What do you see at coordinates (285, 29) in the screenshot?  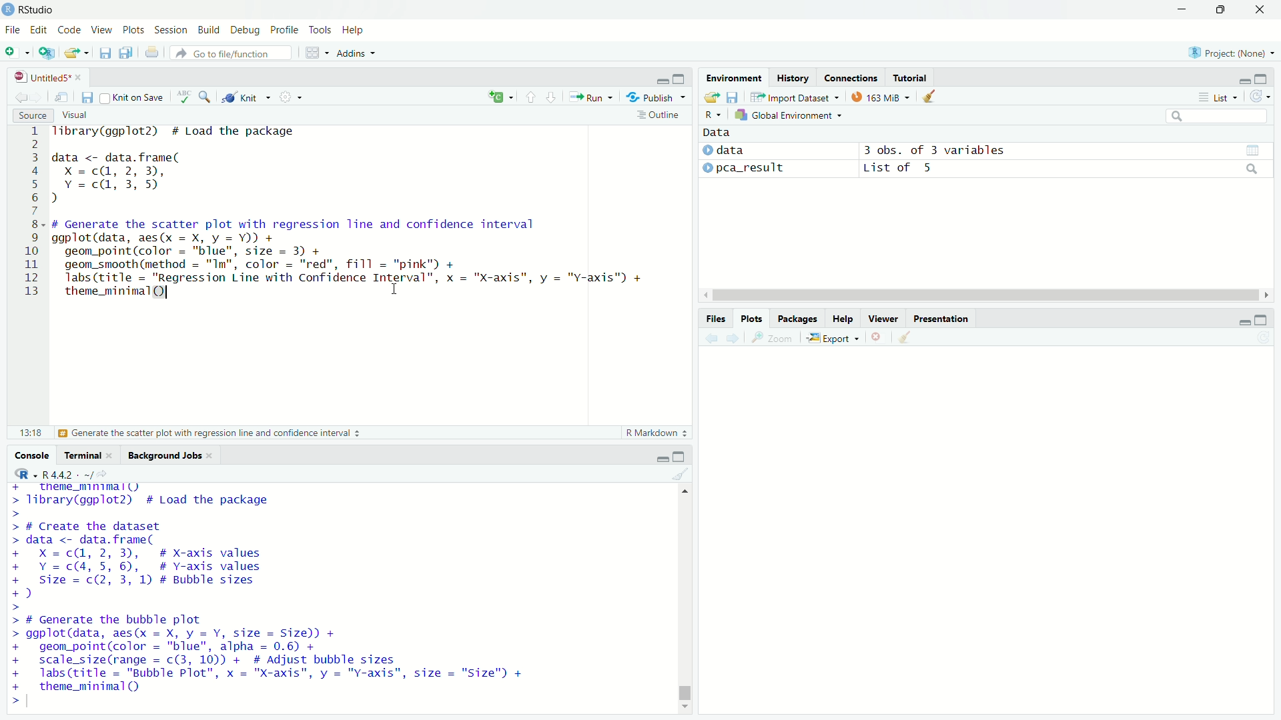 I see `Profile` at bounding box center [285, 29].